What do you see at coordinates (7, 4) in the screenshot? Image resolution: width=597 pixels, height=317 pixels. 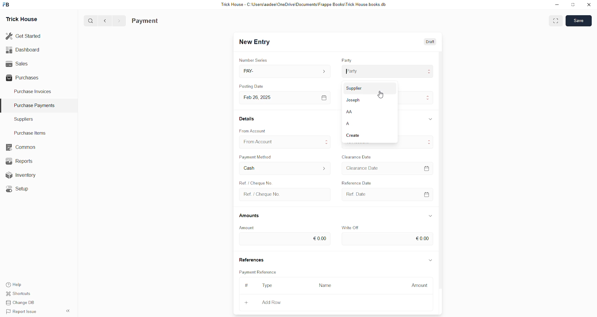 I see `frappebooks logo` at bounding box center [7, 4].